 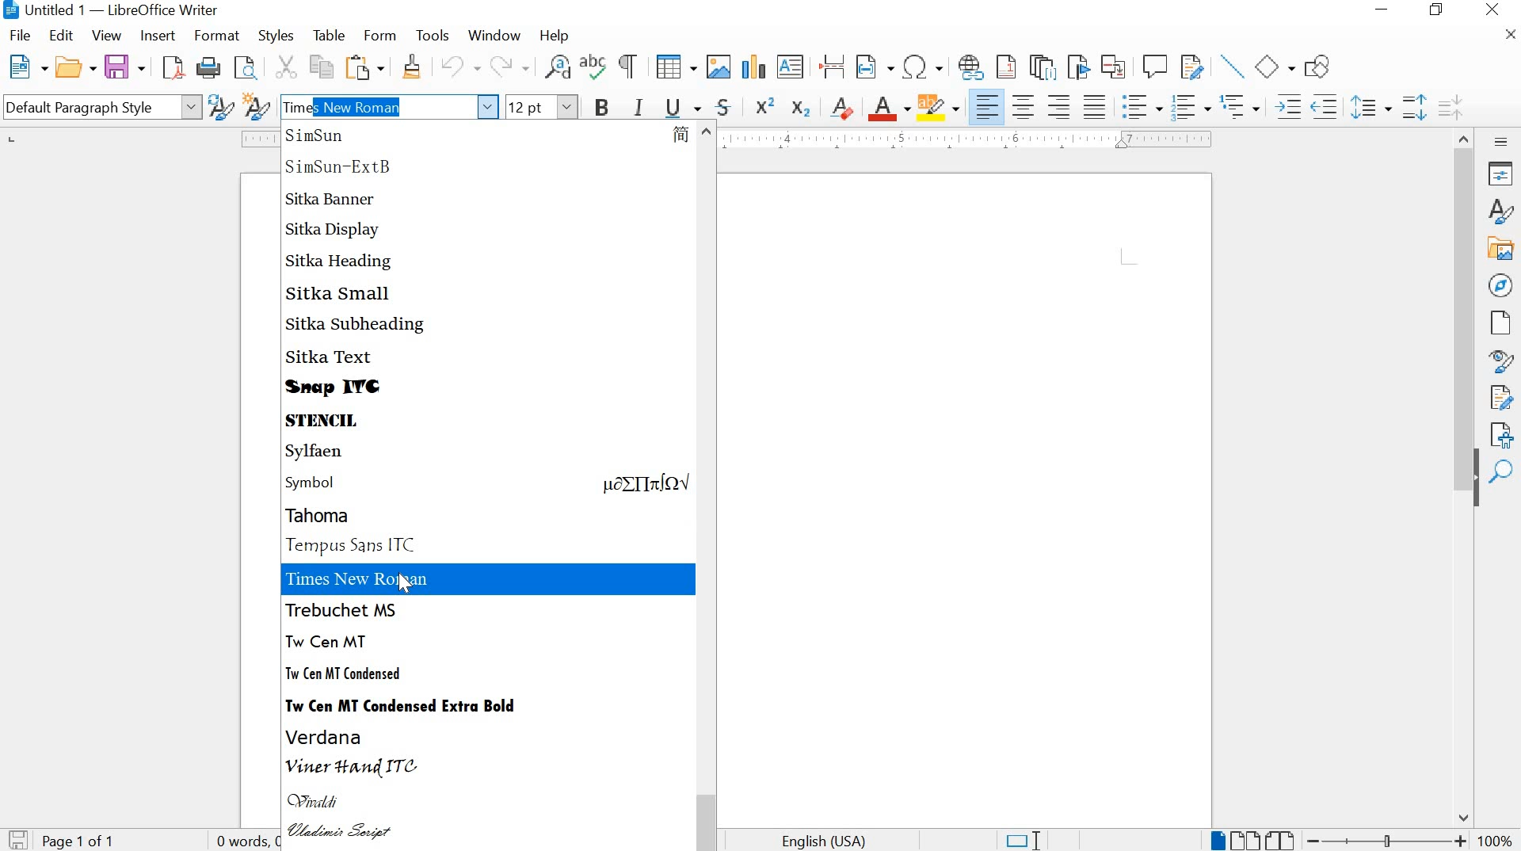 What do you see at coordinates (1498, 322) in the screenshot?
I see `PAGE` at bounding box center [1498, 322].